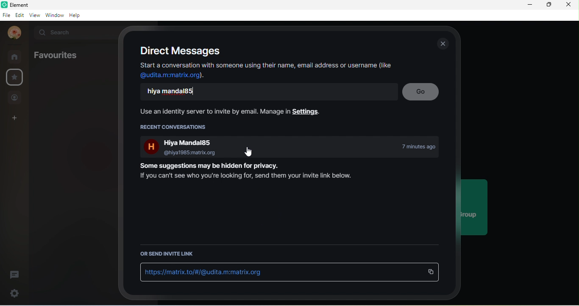  Describe the element at coordinates (15, 98) in the screenshot. I see `people` at that location.